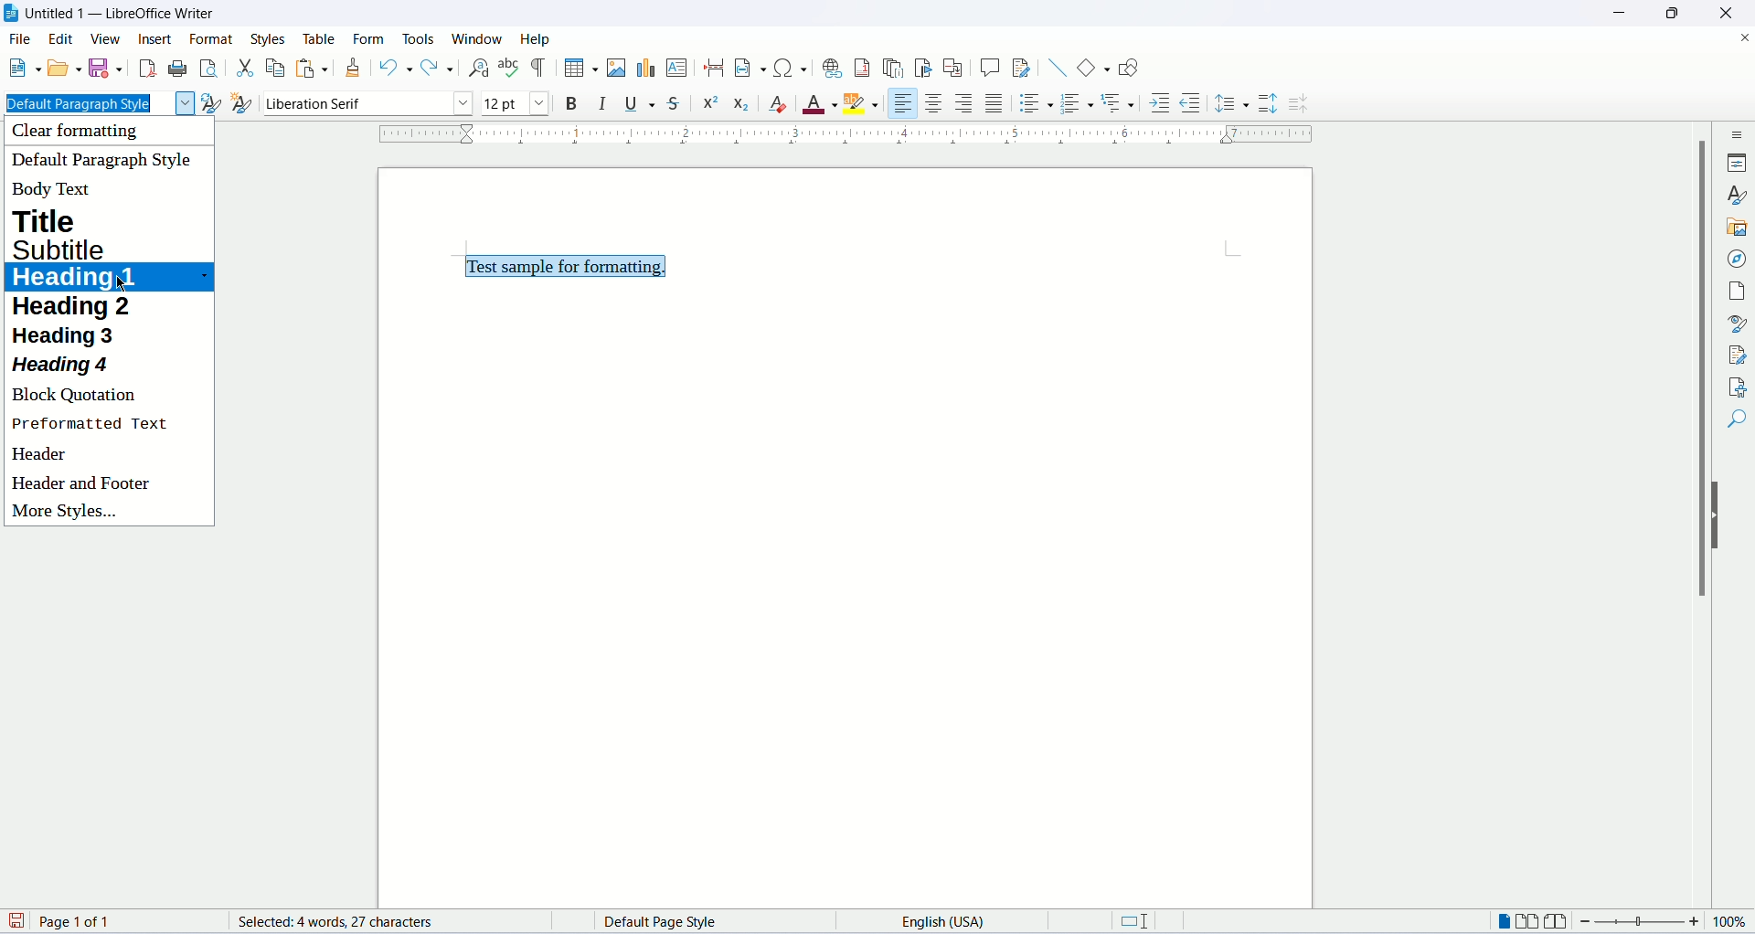 The height and width of the screenshot is (934, 1755). Describe the element at coordinates (904, 101) in the screenshot. I see `align left` at that location.